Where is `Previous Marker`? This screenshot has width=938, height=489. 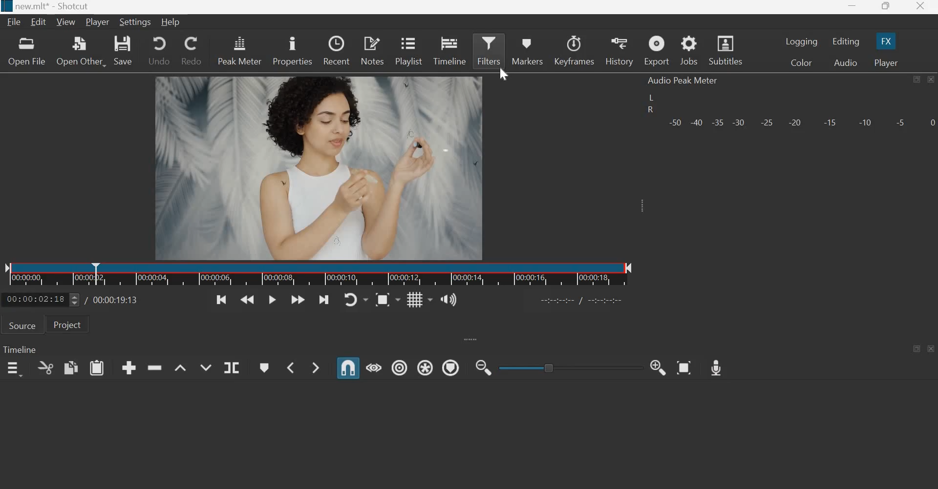
Previous Marker is located at coordinates (289, 367).